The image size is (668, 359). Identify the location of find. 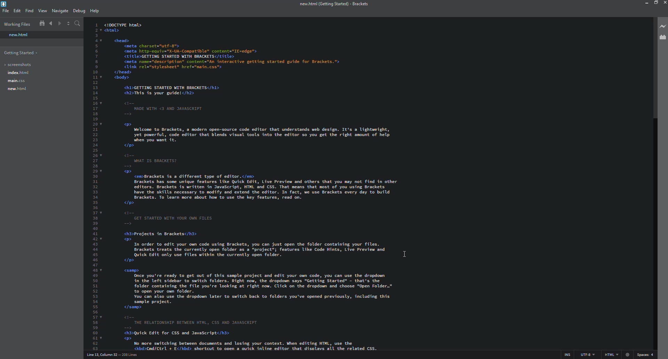
(29, 10).